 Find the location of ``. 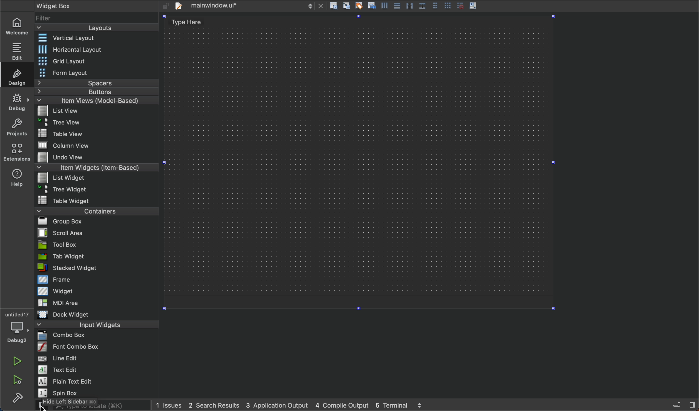

 is located at coordinates (397, 6).